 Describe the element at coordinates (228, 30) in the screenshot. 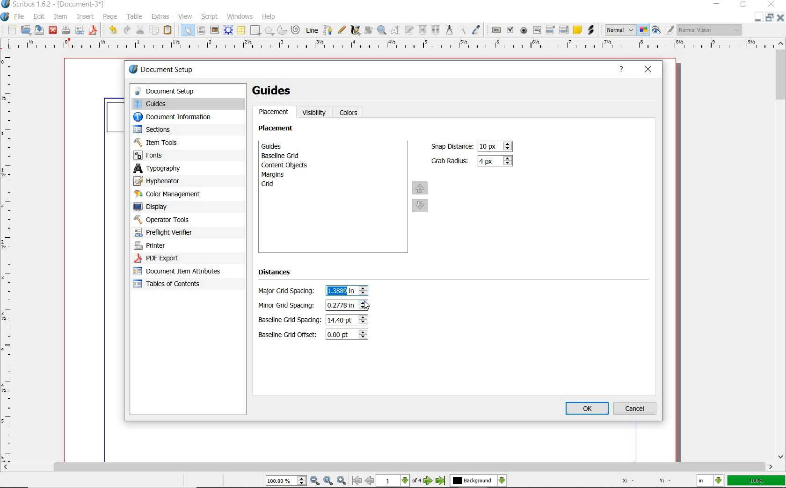

I see `render frame` at that location.